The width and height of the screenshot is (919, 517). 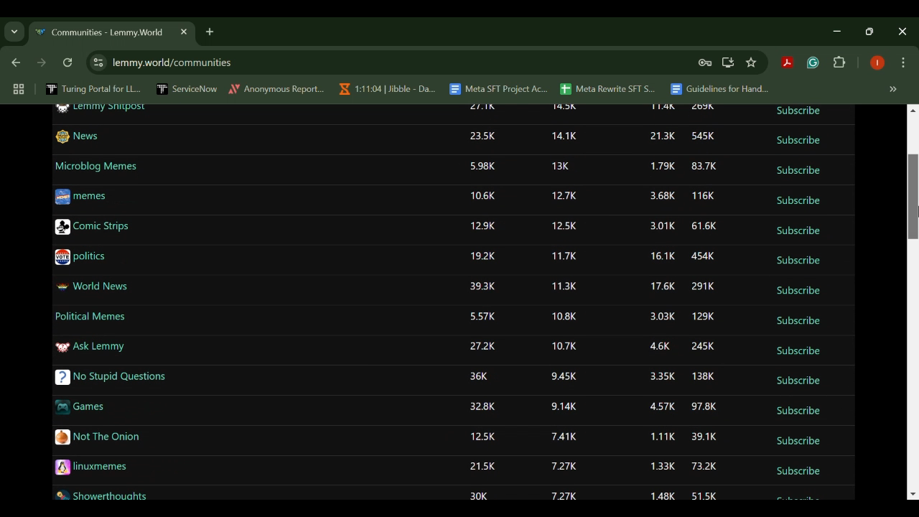 What do you see at coordinates (100, 497) in the screenshot?
I see `Showerthoughts` at bounding box center [100, 497].